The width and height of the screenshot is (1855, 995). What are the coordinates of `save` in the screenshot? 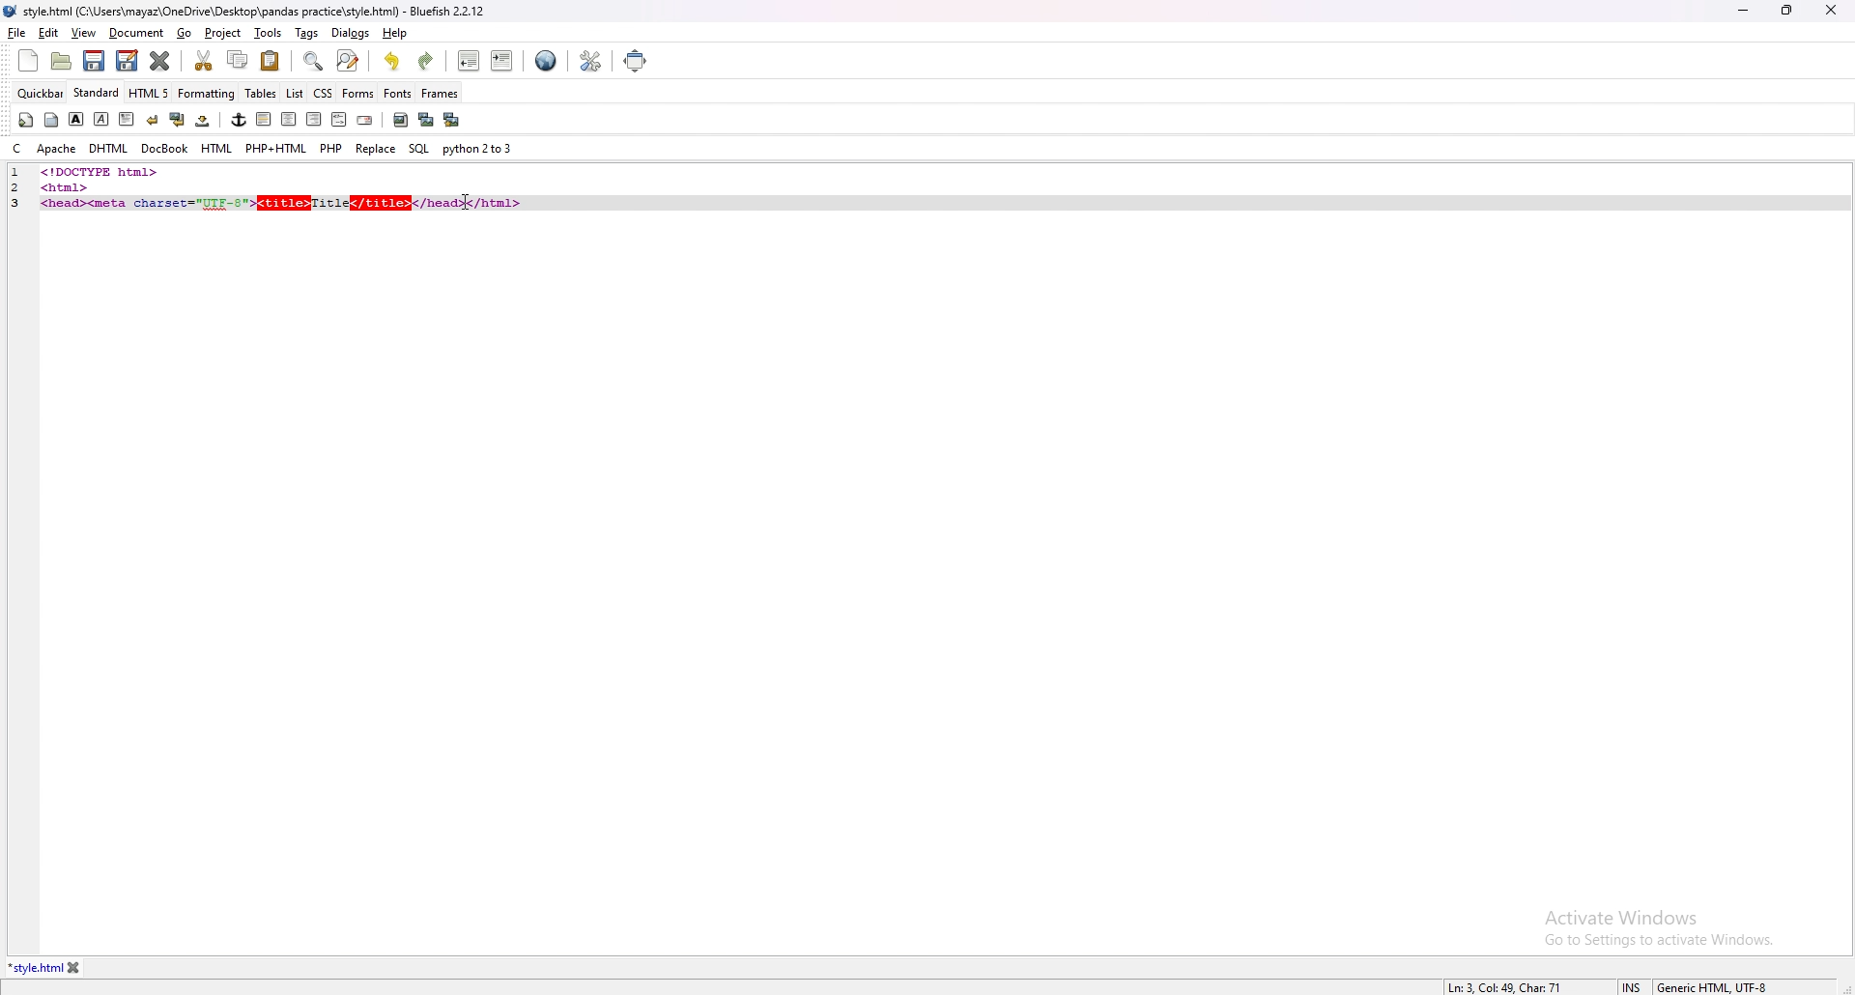 It's located at (95, 61).